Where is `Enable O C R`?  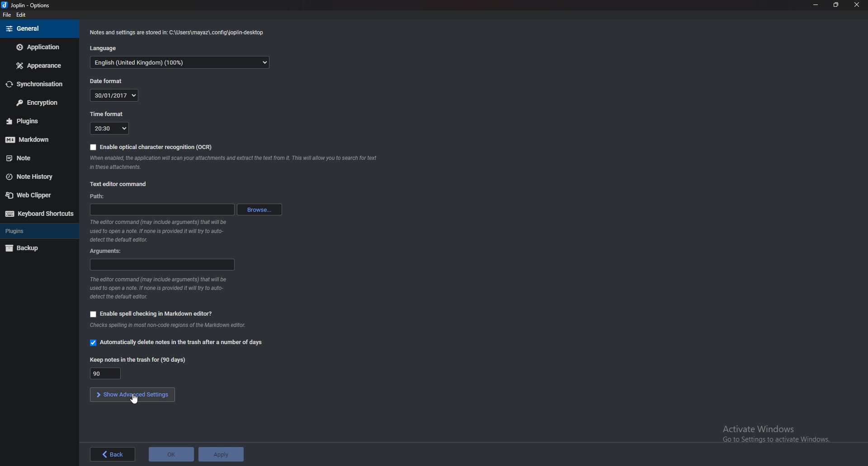
Enable O C R is located at coordinates (151, 148).